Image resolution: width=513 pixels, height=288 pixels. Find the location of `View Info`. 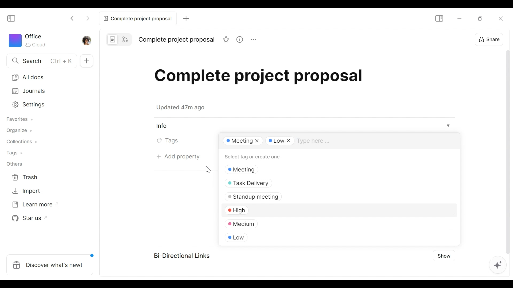

View Info is located at coordinates (304, 126).